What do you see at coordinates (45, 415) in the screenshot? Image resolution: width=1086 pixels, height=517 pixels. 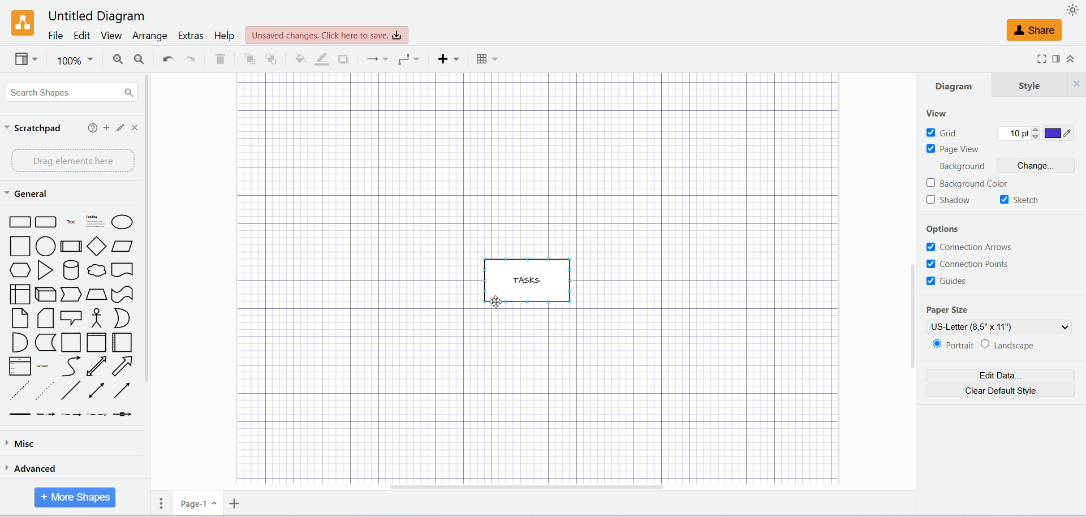 I see `Connector with label` at bounding box center [45, 415].